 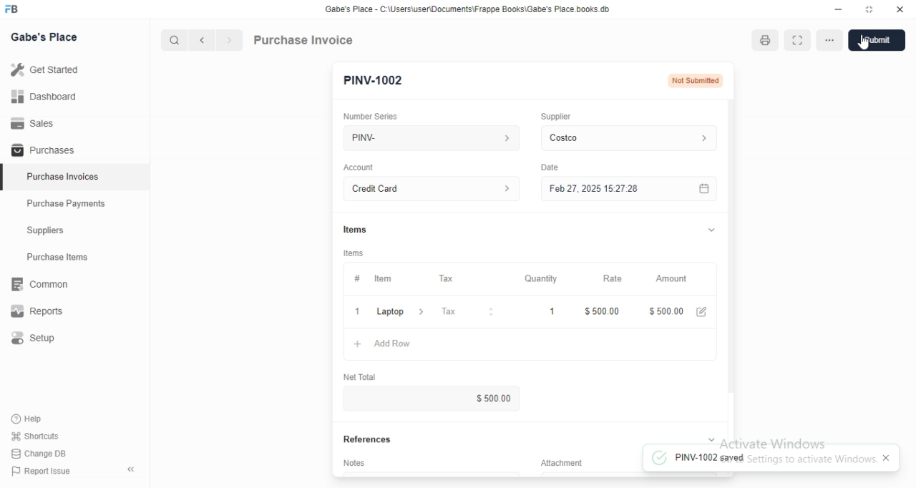 I want to click on Close, so click(x=886, y=457).